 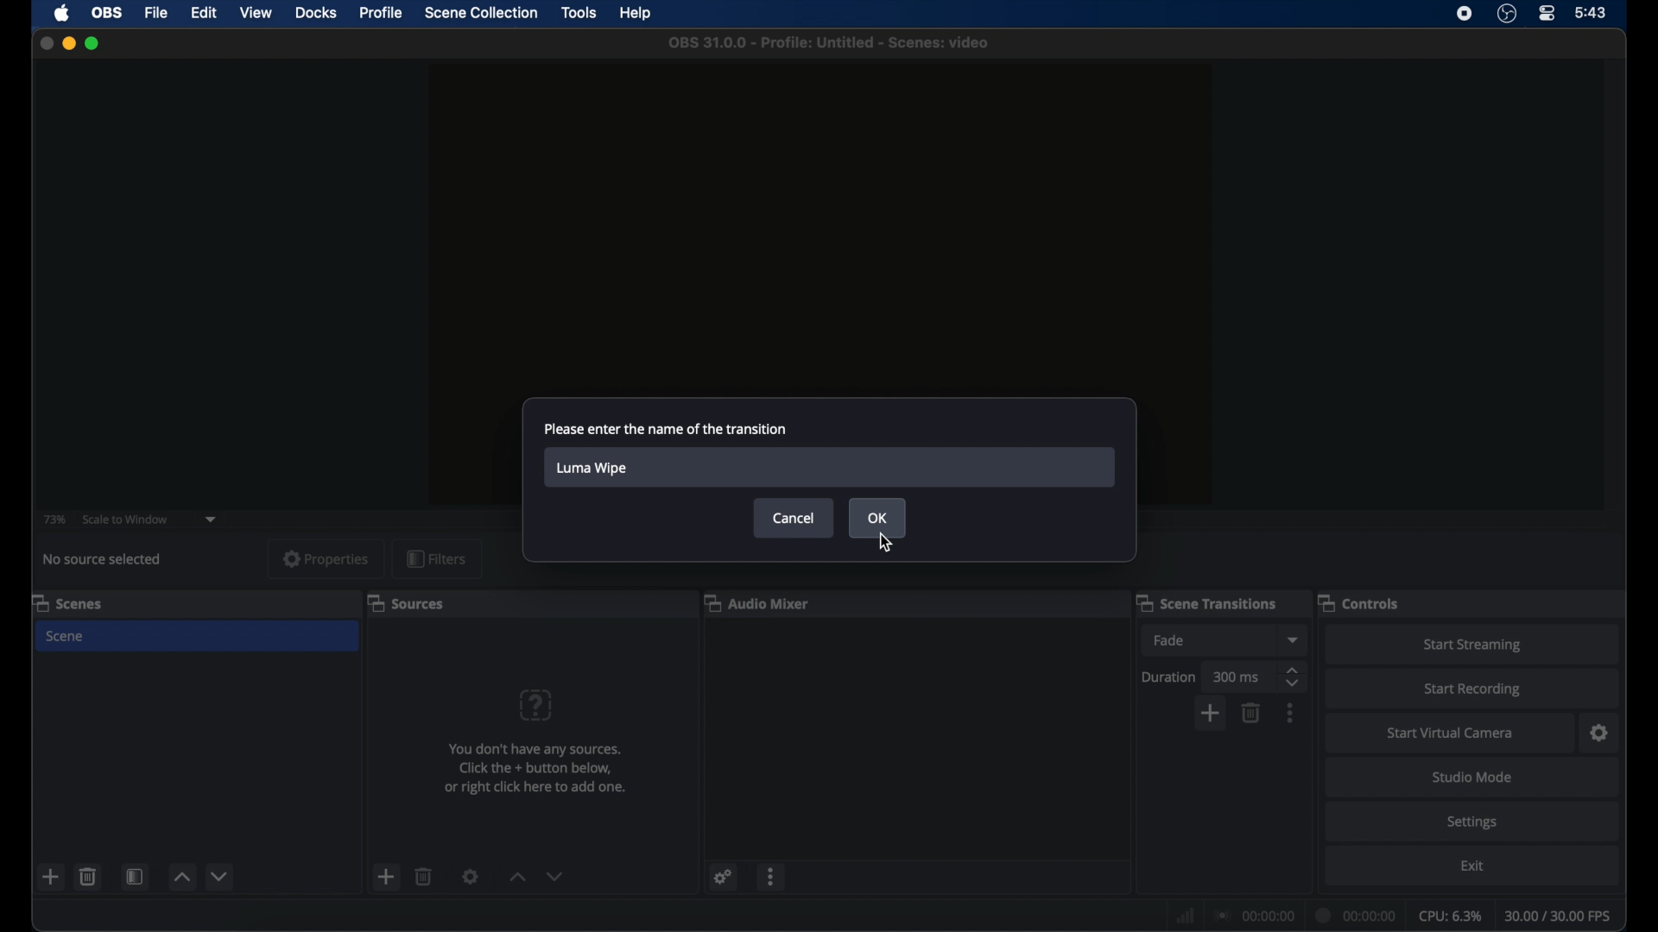 I want to click on help, so click(x=636, y=11).